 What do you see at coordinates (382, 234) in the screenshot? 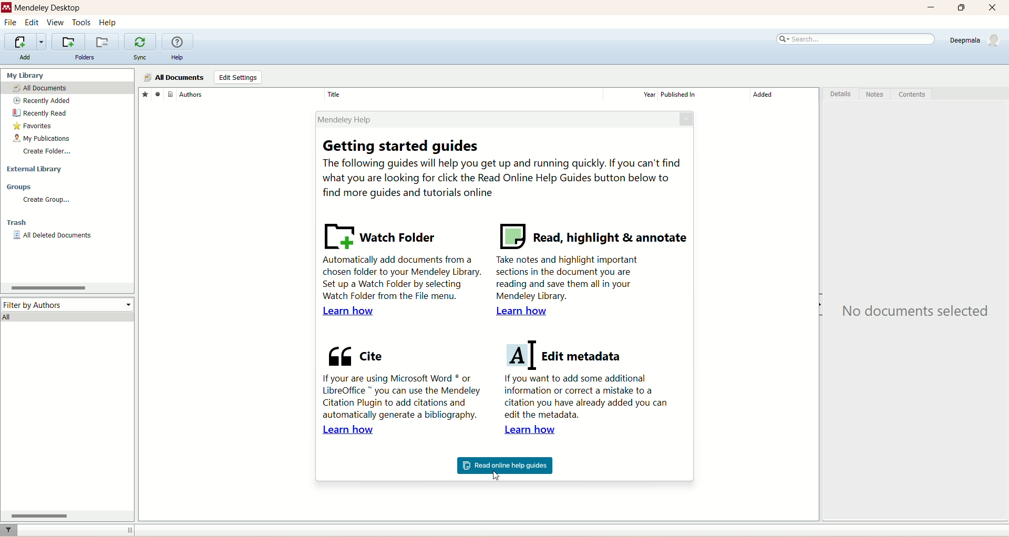
I see `watch folder` at bounding box center [382, 234].